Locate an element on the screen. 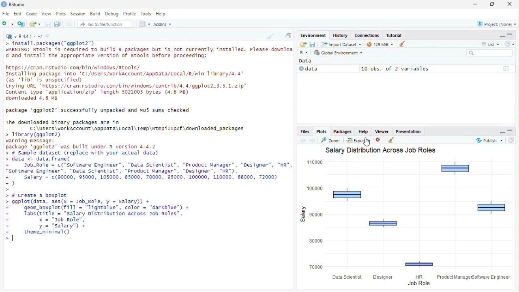 The height and width of the screenshot is (292, 519). project selector is located at coordinates (495, 24).